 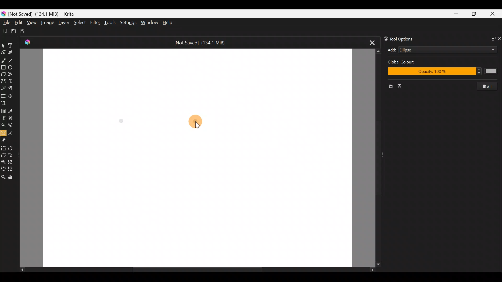 What do you see at coordinates (490, 87) in the screenshot?
I see `Delete all` at bounding box center [490, 87].